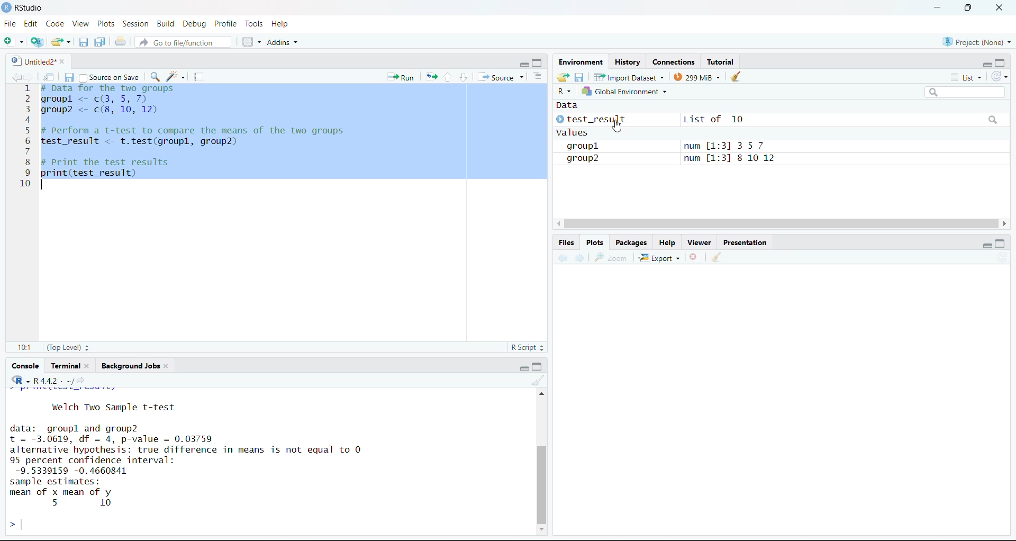 Image resolution: width=1016 pixels, height=541 pixels. What do you see at coordinates (580, 61) in the screenshot?
I see `Environment` at bounding box center [580, 61].